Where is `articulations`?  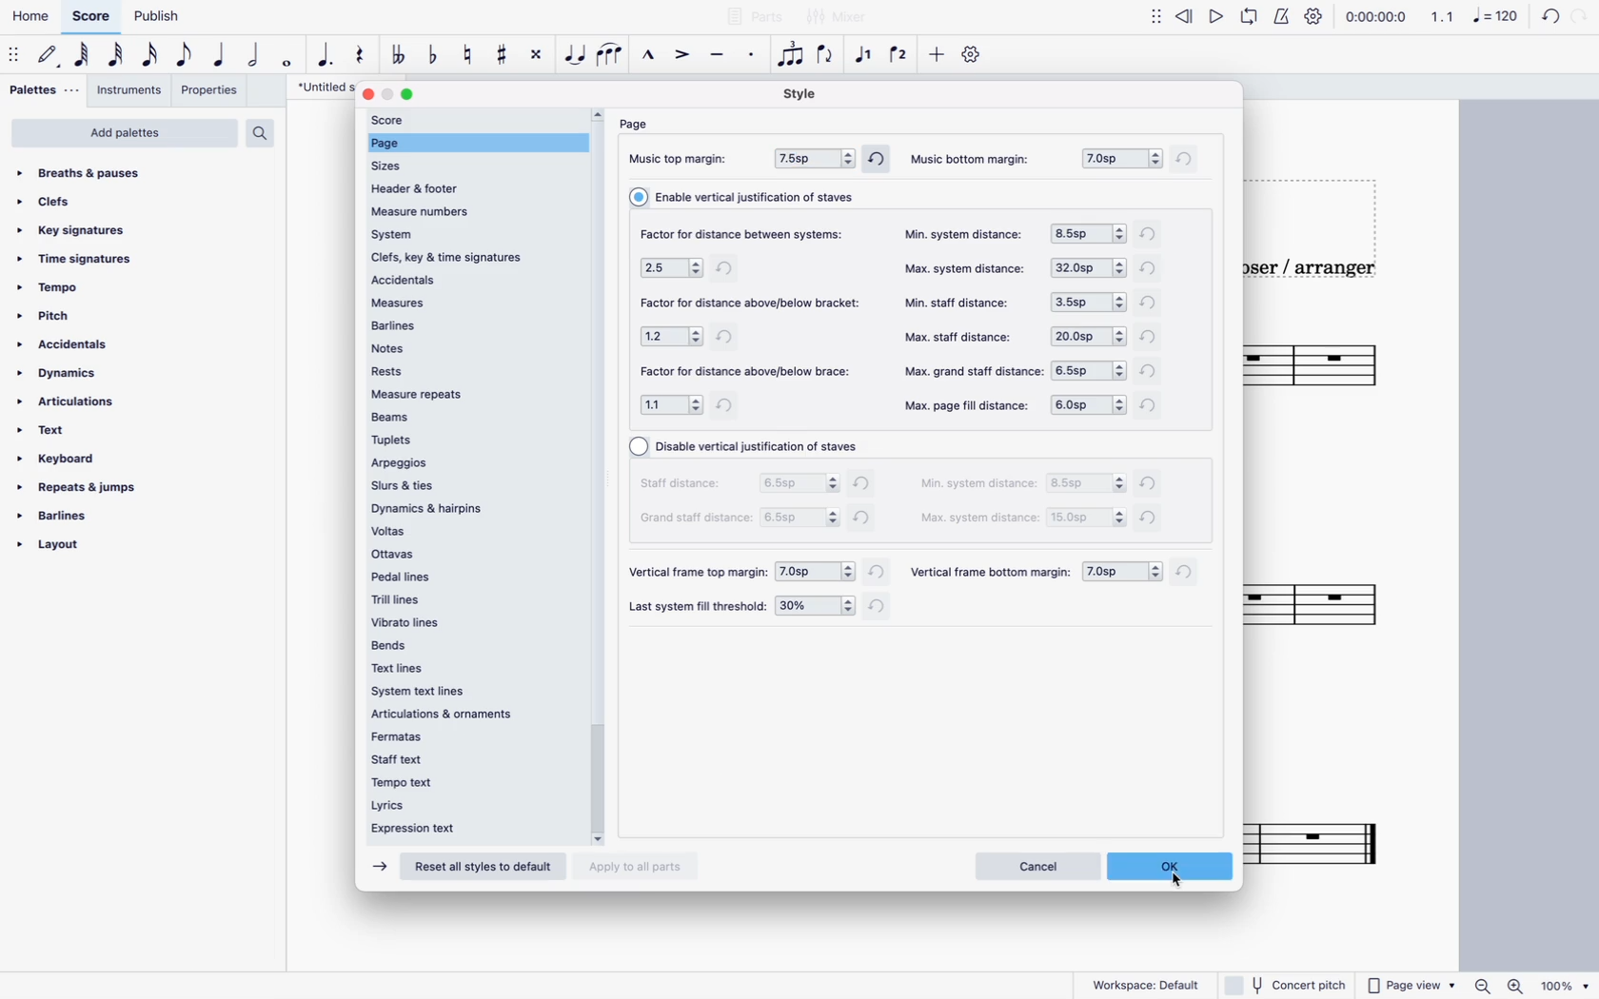 articulations is located at coordinates (69, 402).